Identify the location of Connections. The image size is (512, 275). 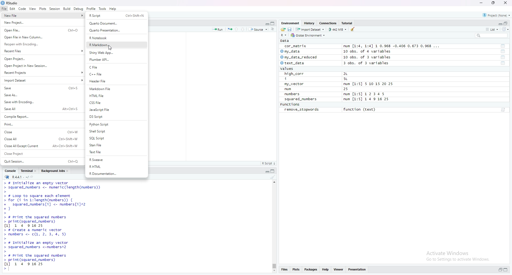
(329, 23).